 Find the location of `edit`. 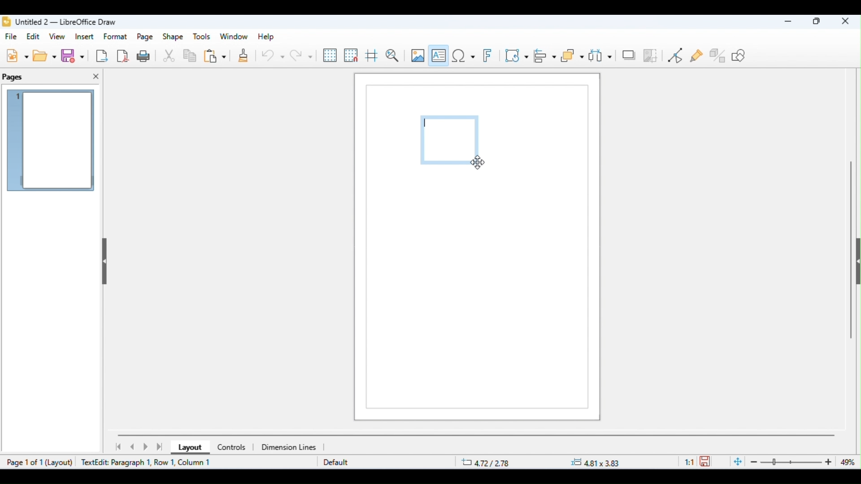

edit is located at coordinates (35, 36).